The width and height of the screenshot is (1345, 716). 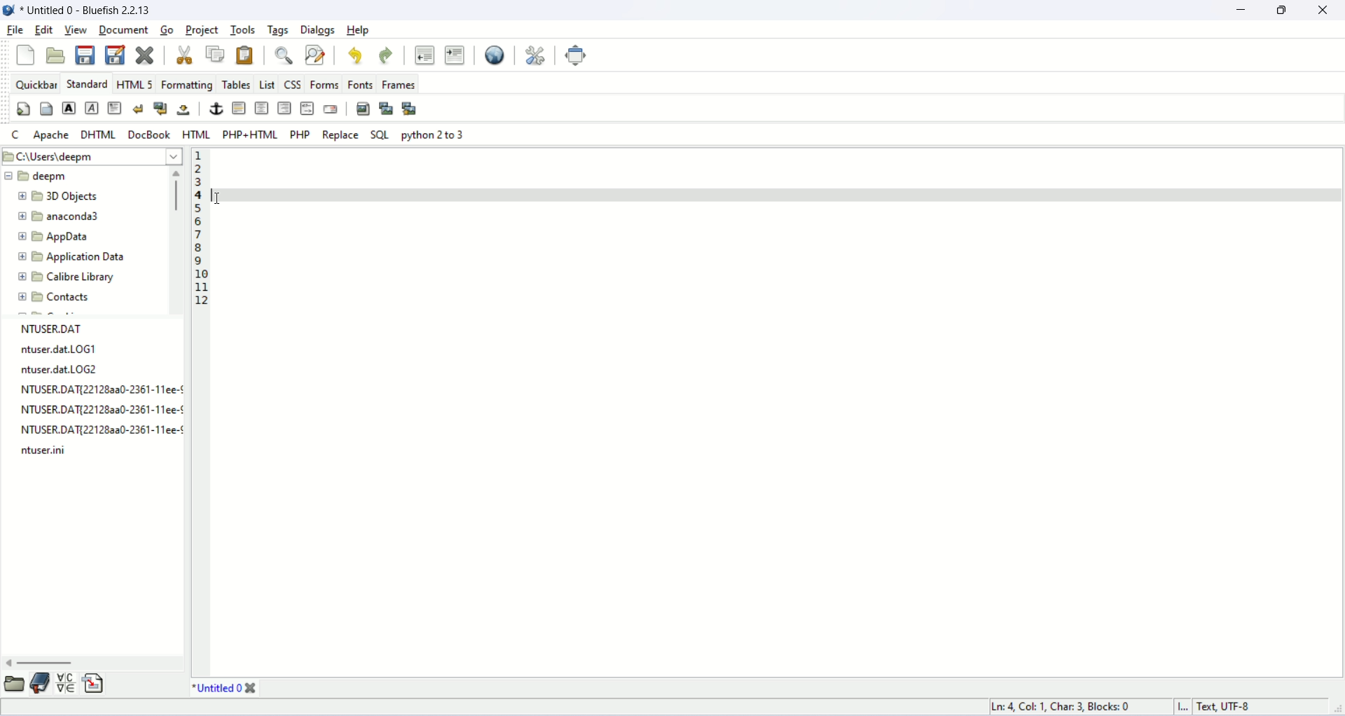 What do you see at coordinates (134, 84) in the screenshot?
I see `html5` at bounding box center [134, 84].